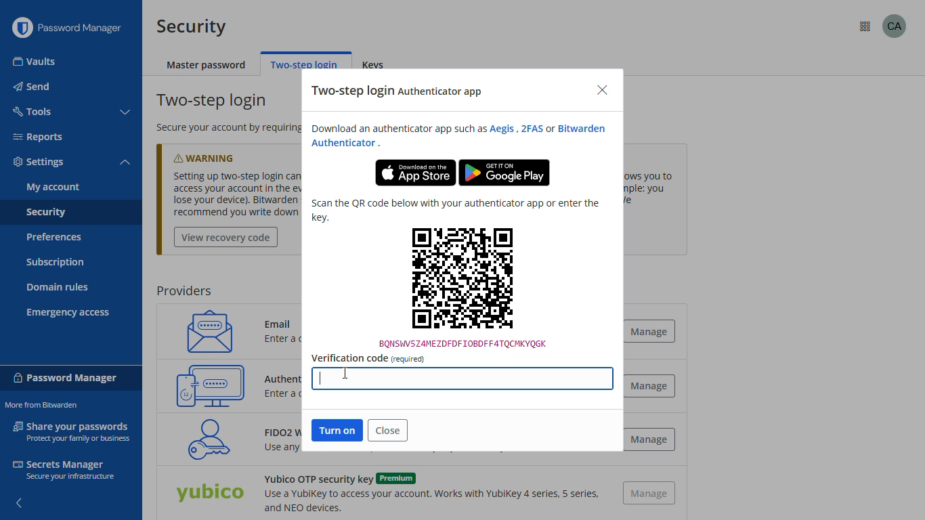 This screenshot has width=925, height=520. I want to click on warning, so click(217, 155).